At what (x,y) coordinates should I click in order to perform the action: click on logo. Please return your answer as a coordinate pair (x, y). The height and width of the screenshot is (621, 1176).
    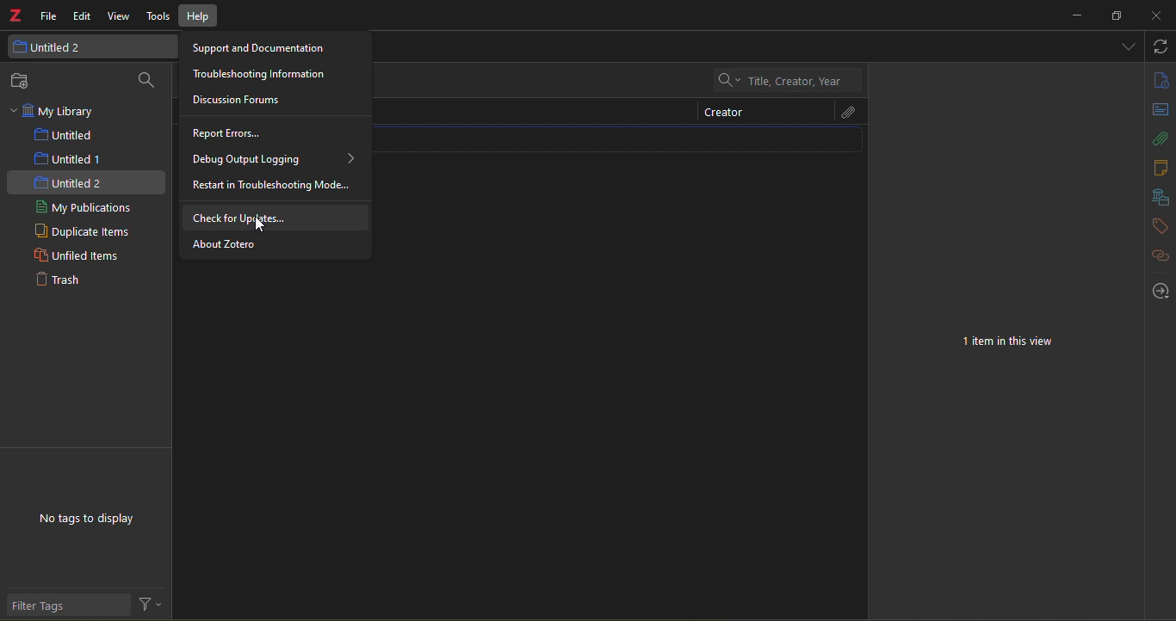
    Looking at the image, I should click on (15, 15).